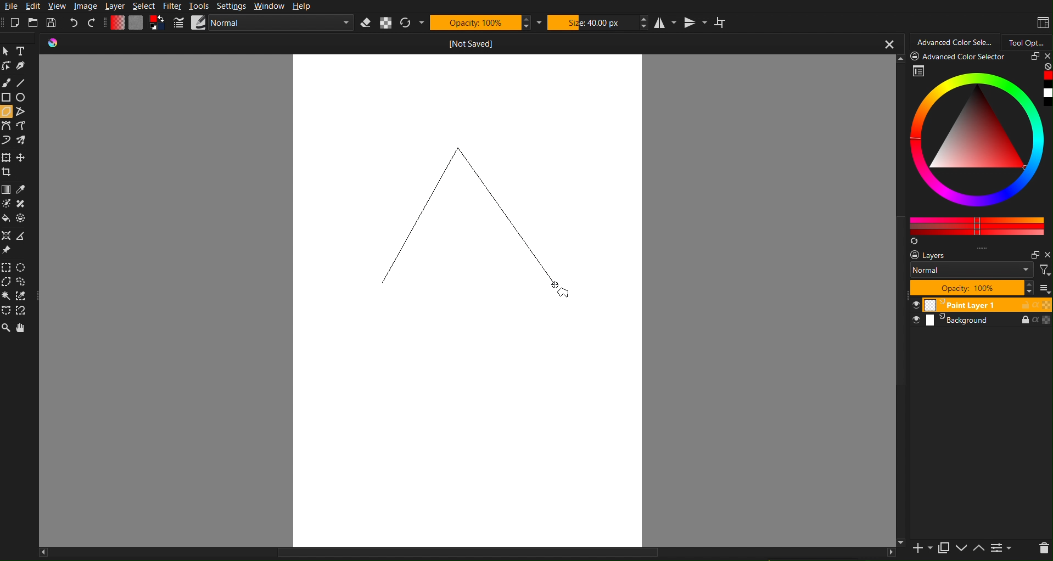  What do you see at coordinates (961, 58) in the screenshot?
I see `Advanced Color Selector` at bounding box center [961, 58].